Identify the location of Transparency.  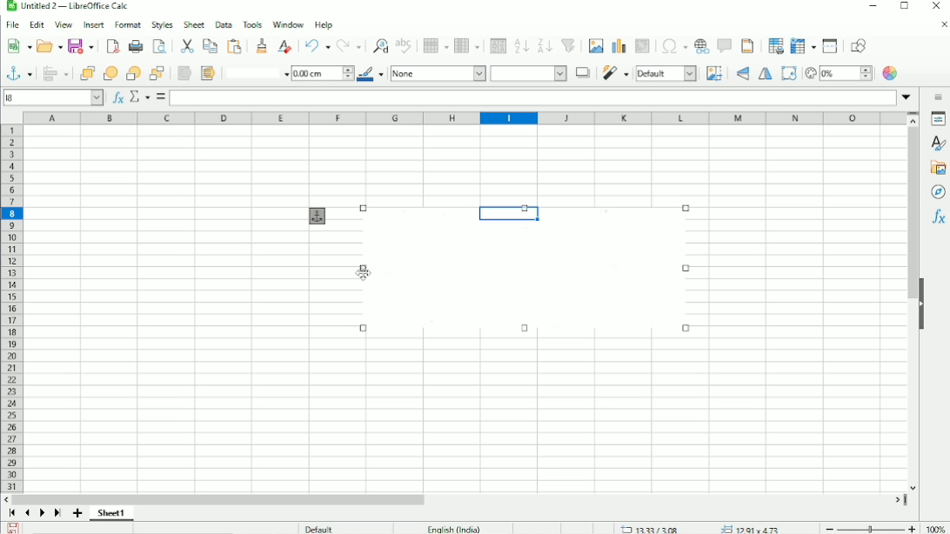
(838, 73).